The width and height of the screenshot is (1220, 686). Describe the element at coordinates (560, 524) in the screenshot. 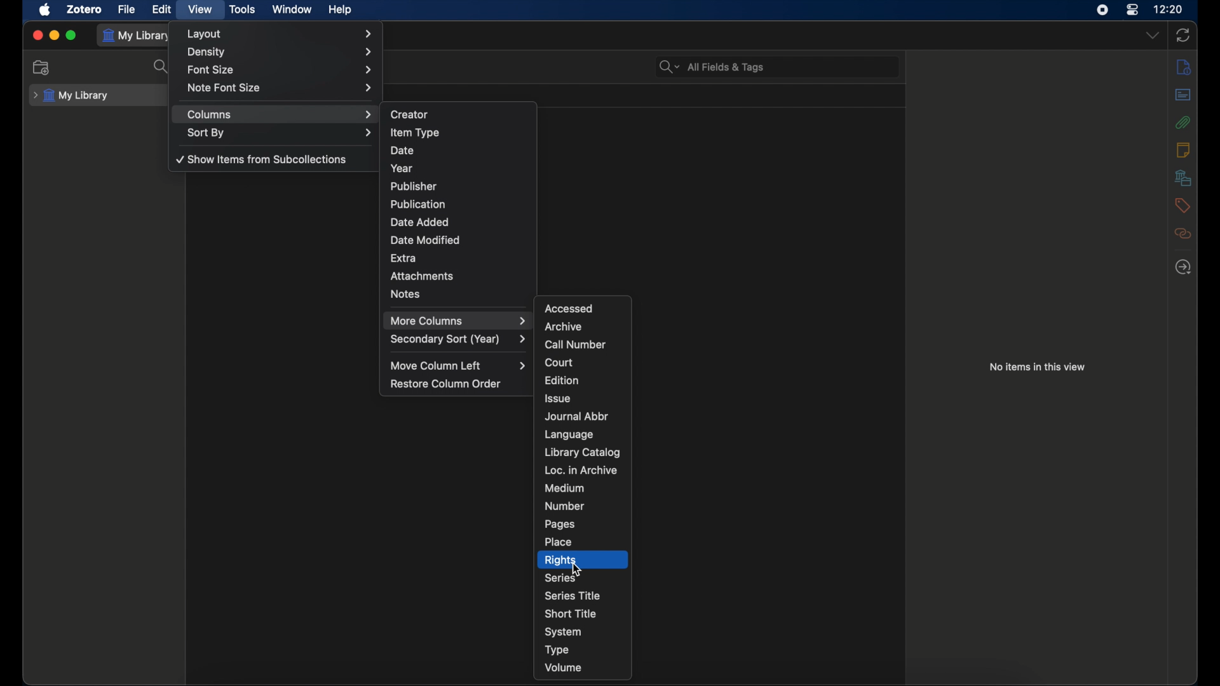

I see `pages` at that location.